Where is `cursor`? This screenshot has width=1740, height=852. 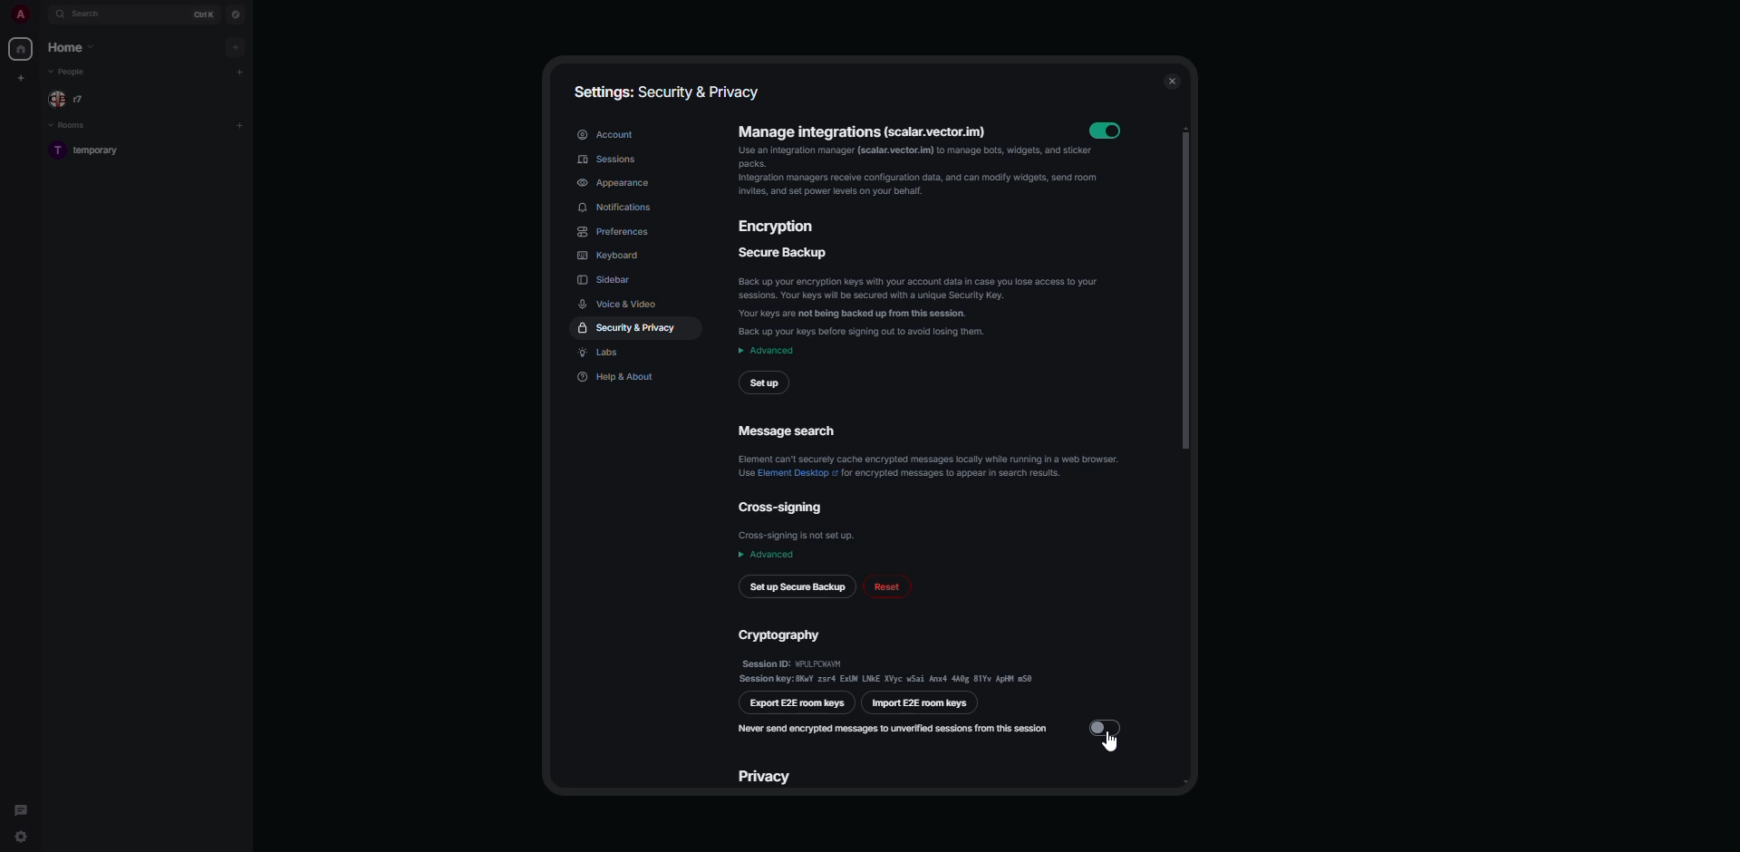 cursor is located at coordinates (1109, 747).